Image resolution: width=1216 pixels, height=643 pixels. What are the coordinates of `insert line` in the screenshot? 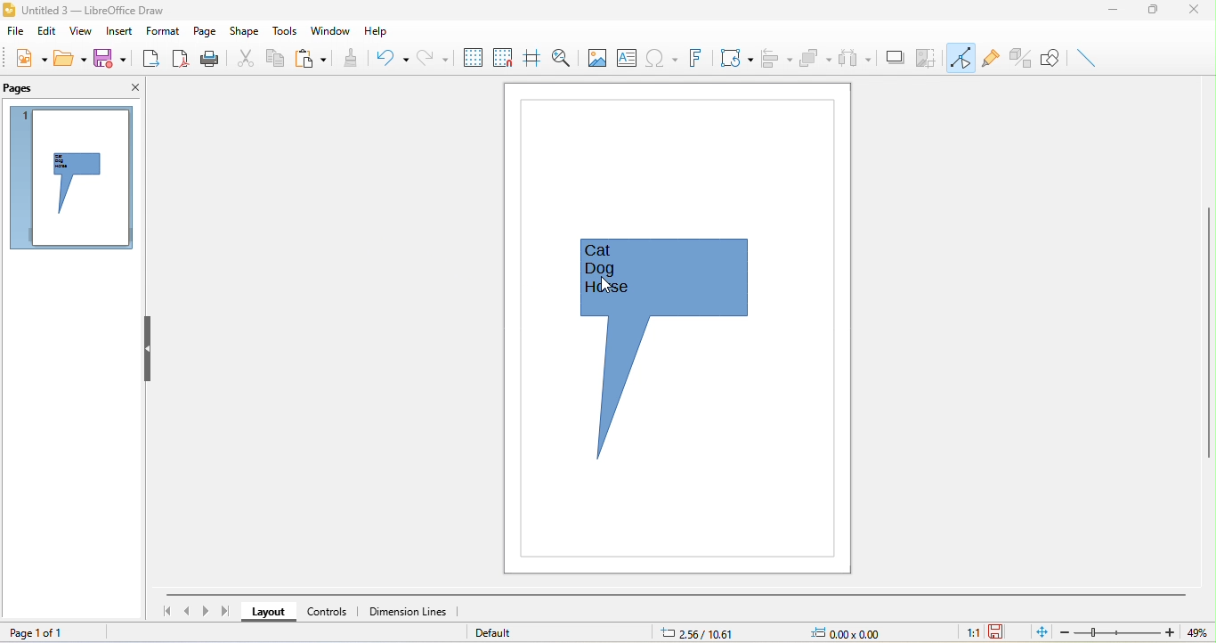 It's located at (1086, 56).